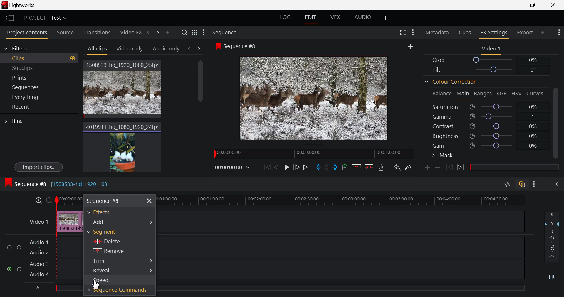 This screenshot has height=297, width=564. I want to click on Trim, so click(120, 261).